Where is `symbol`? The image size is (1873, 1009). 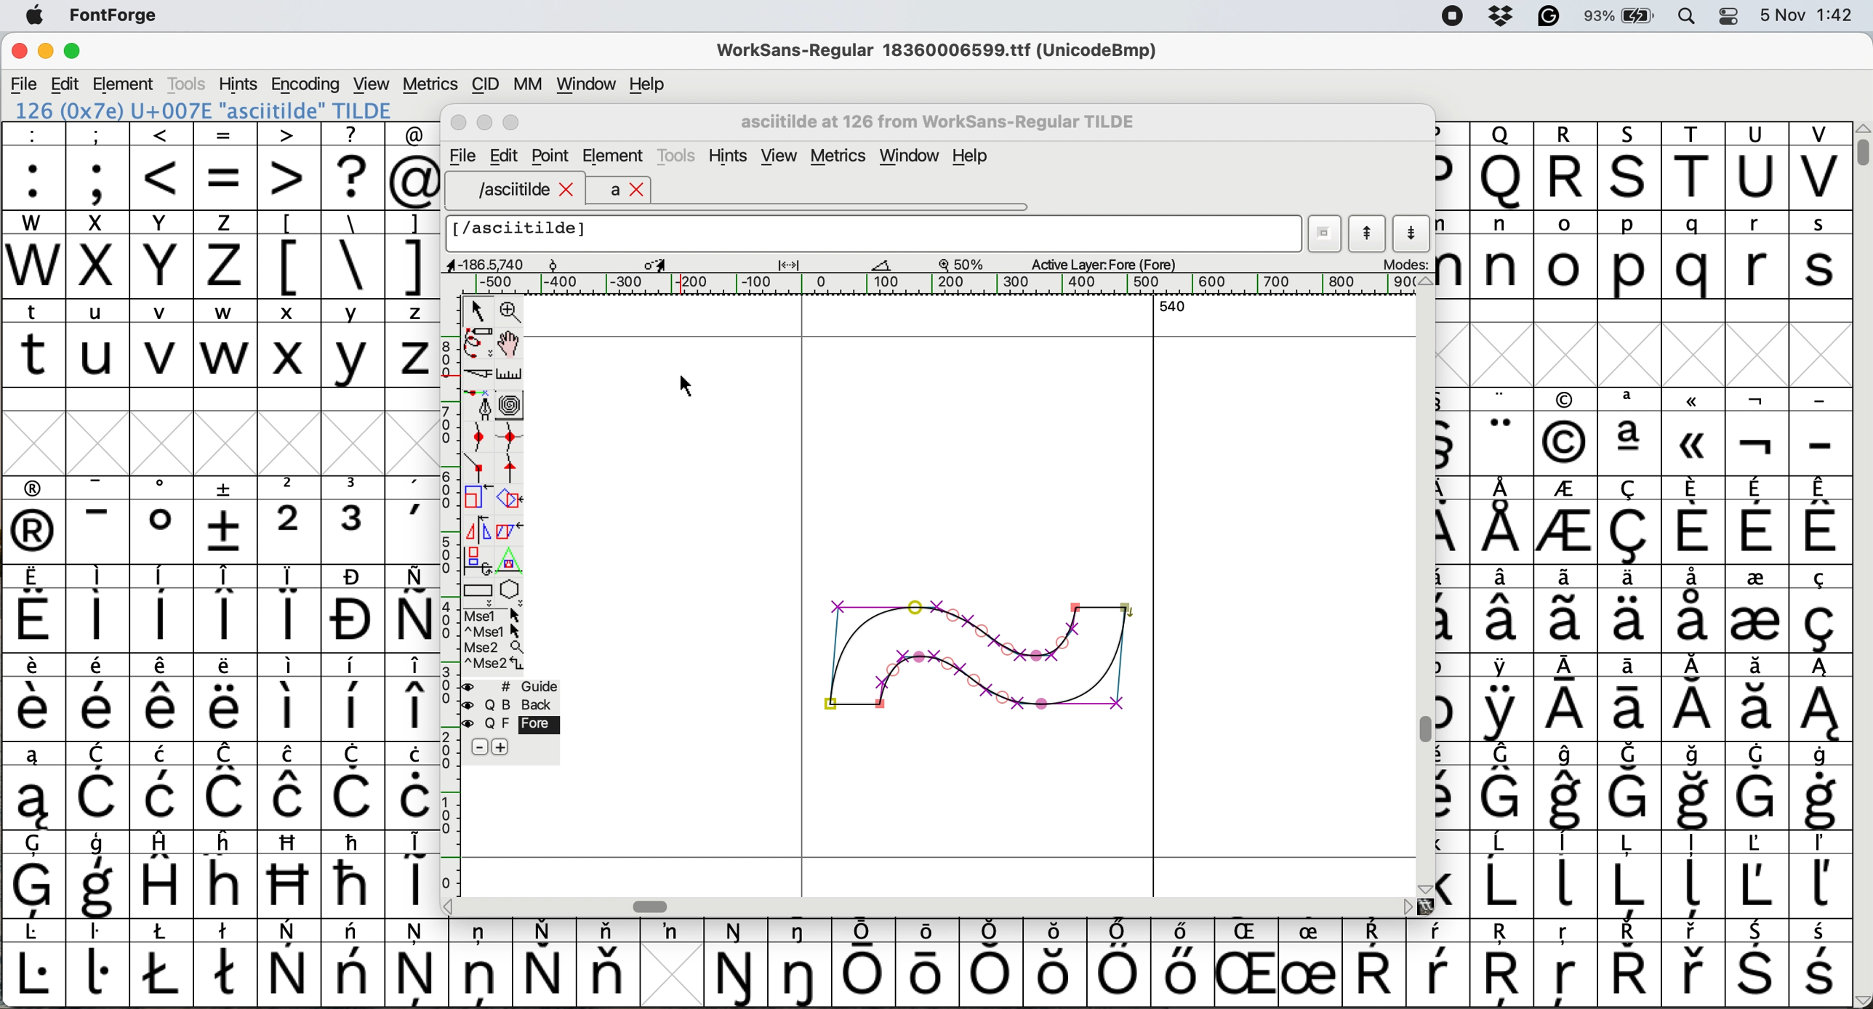
symbol is located at coordinates (413, 872).